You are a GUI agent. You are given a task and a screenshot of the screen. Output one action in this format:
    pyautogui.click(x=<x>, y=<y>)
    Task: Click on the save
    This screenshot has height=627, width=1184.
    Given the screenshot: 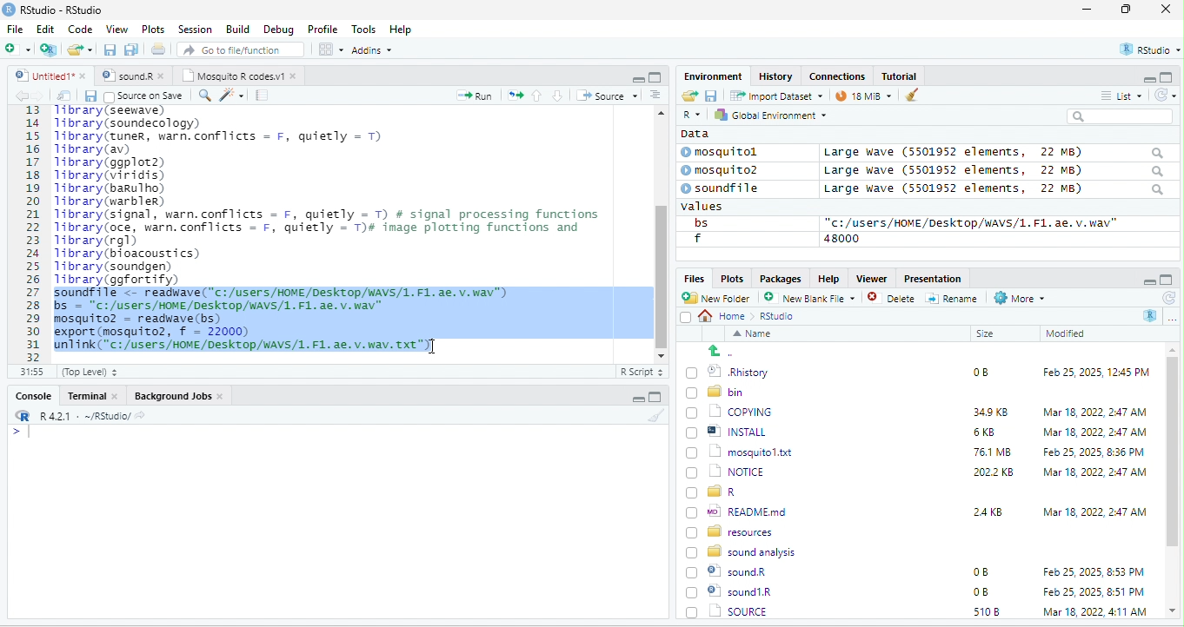 What is the action you would take?
    pyautogui.click(x=710, y=95)
    